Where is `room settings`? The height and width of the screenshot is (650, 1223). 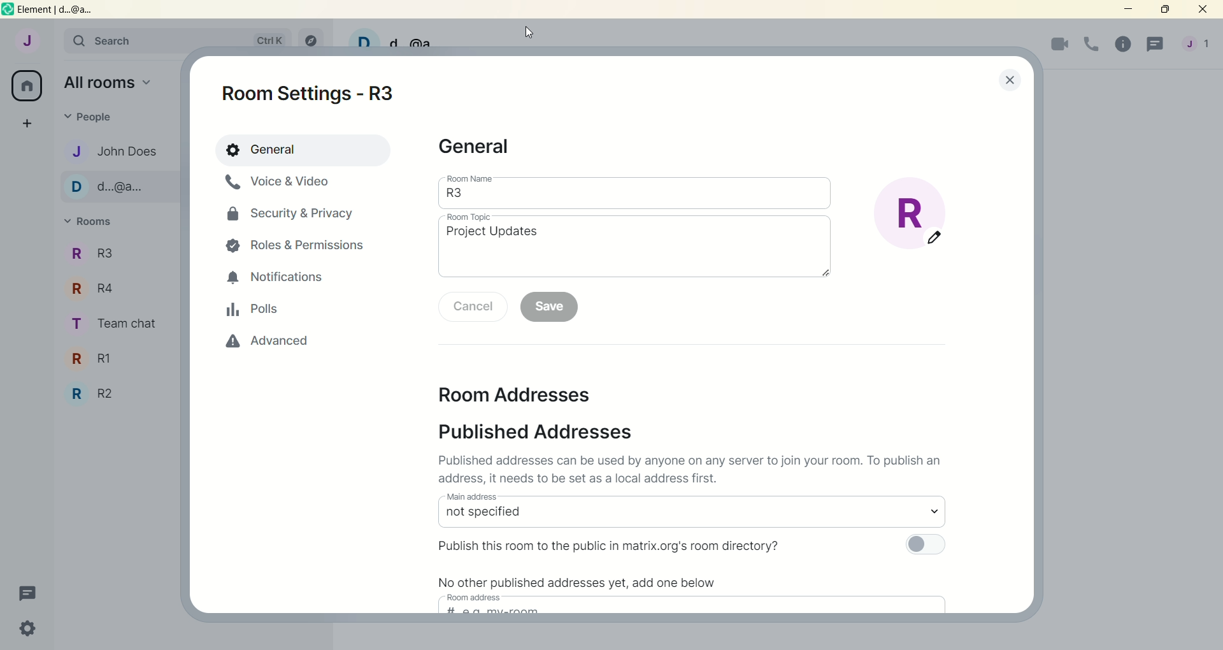 room settings is located at coordinates (318, 94).